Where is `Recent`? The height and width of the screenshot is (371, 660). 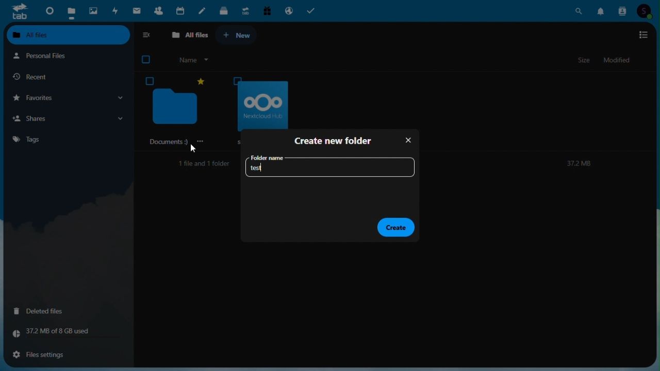
Recent is located at coordinates (64, 78).